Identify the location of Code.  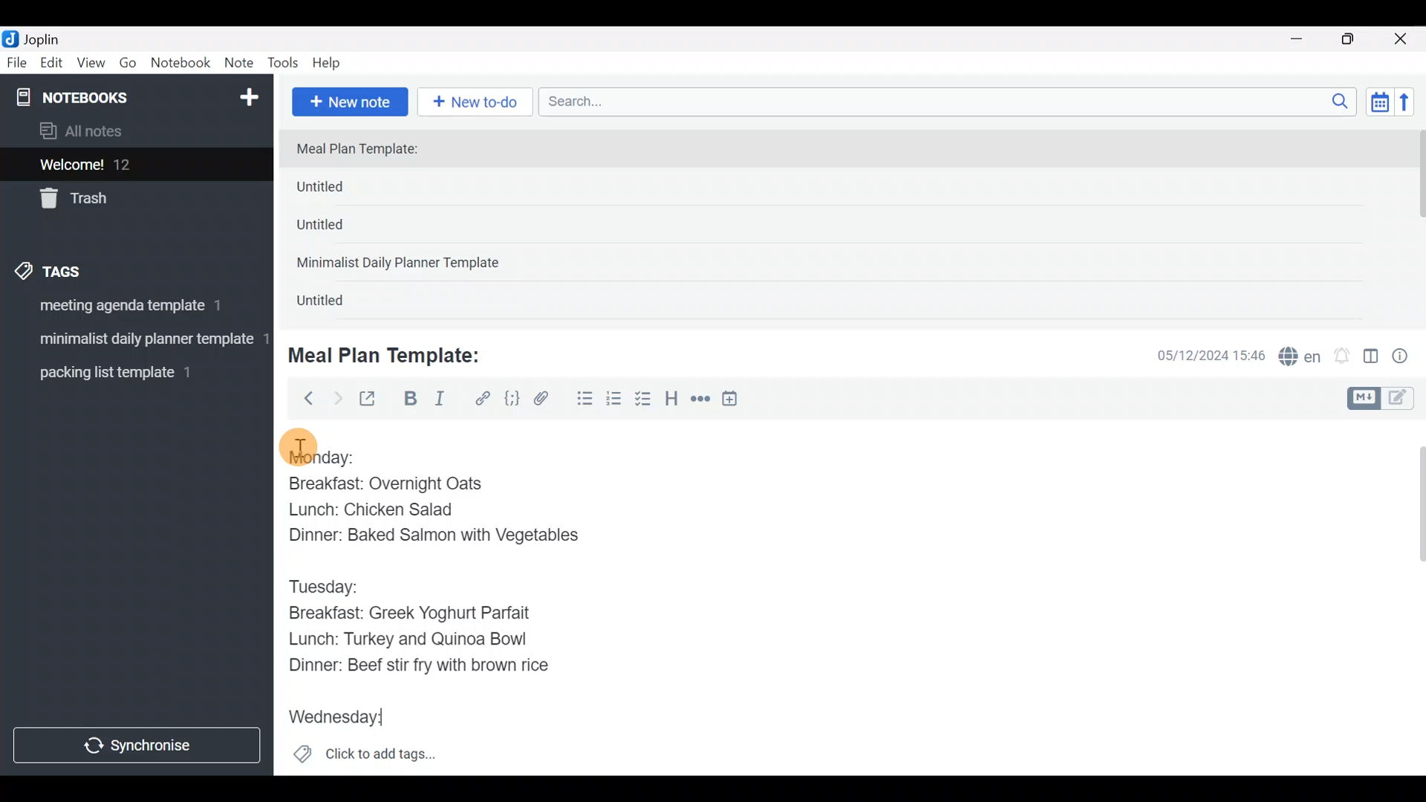
(510, 398).